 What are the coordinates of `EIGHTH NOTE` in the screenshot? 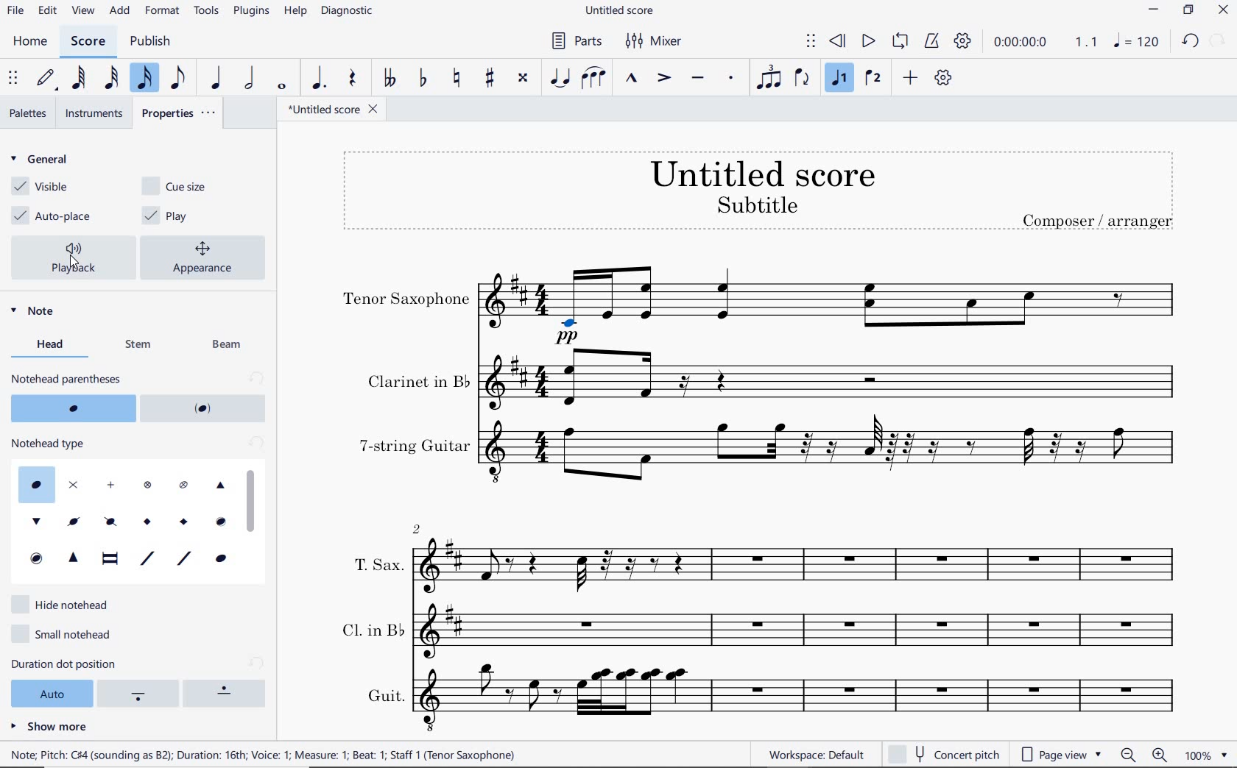 It's located at (180, 80).